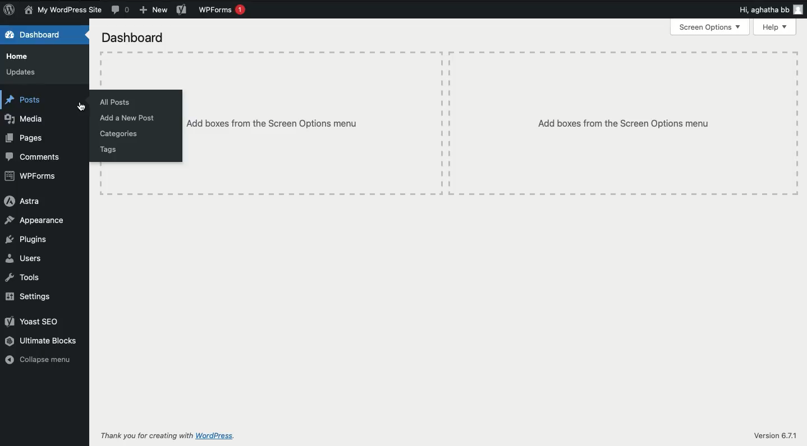 The width and height of the screenshot is (807, 446). What do you see at coordinates (116, 102) in the screenshot?
I see `All posts` at bounding box center [116, 102].